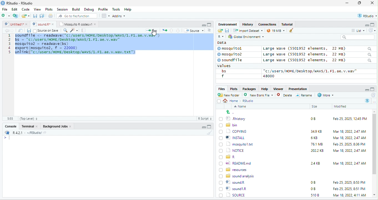  I want to click on RR R421 - ~/RStudio/, so click(24, 133).